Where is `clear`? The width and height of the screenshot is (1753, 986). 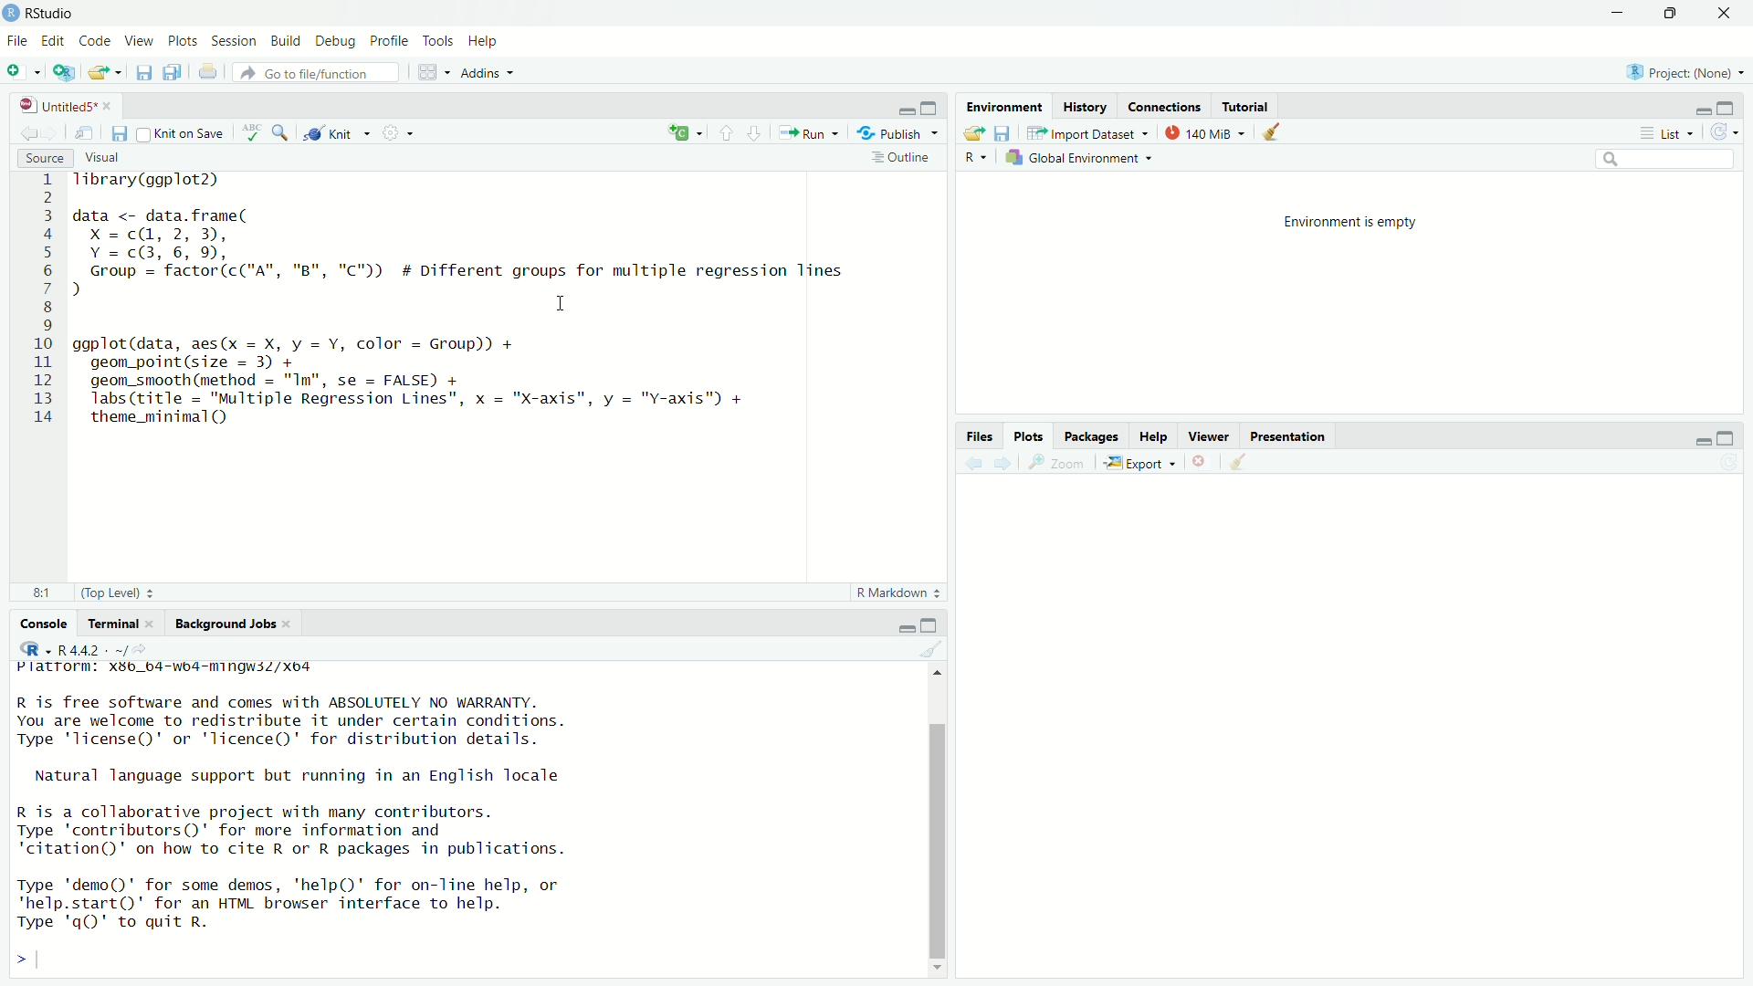
clear is located at coordinates (1252, 463).